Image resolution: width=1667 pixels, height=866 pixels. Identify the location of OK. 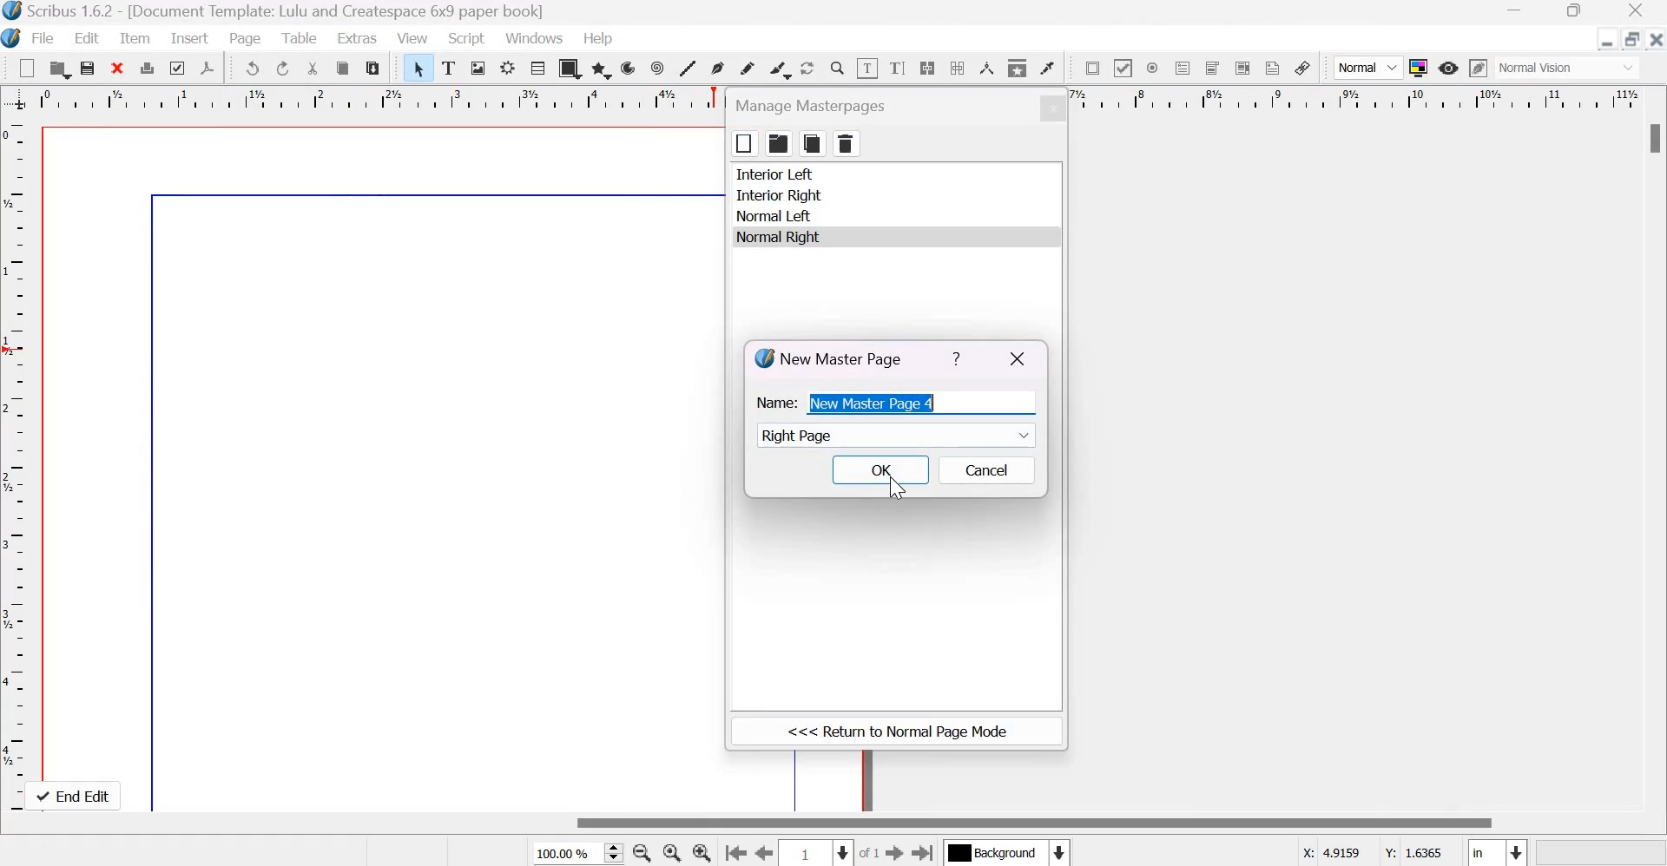
(879, 467).